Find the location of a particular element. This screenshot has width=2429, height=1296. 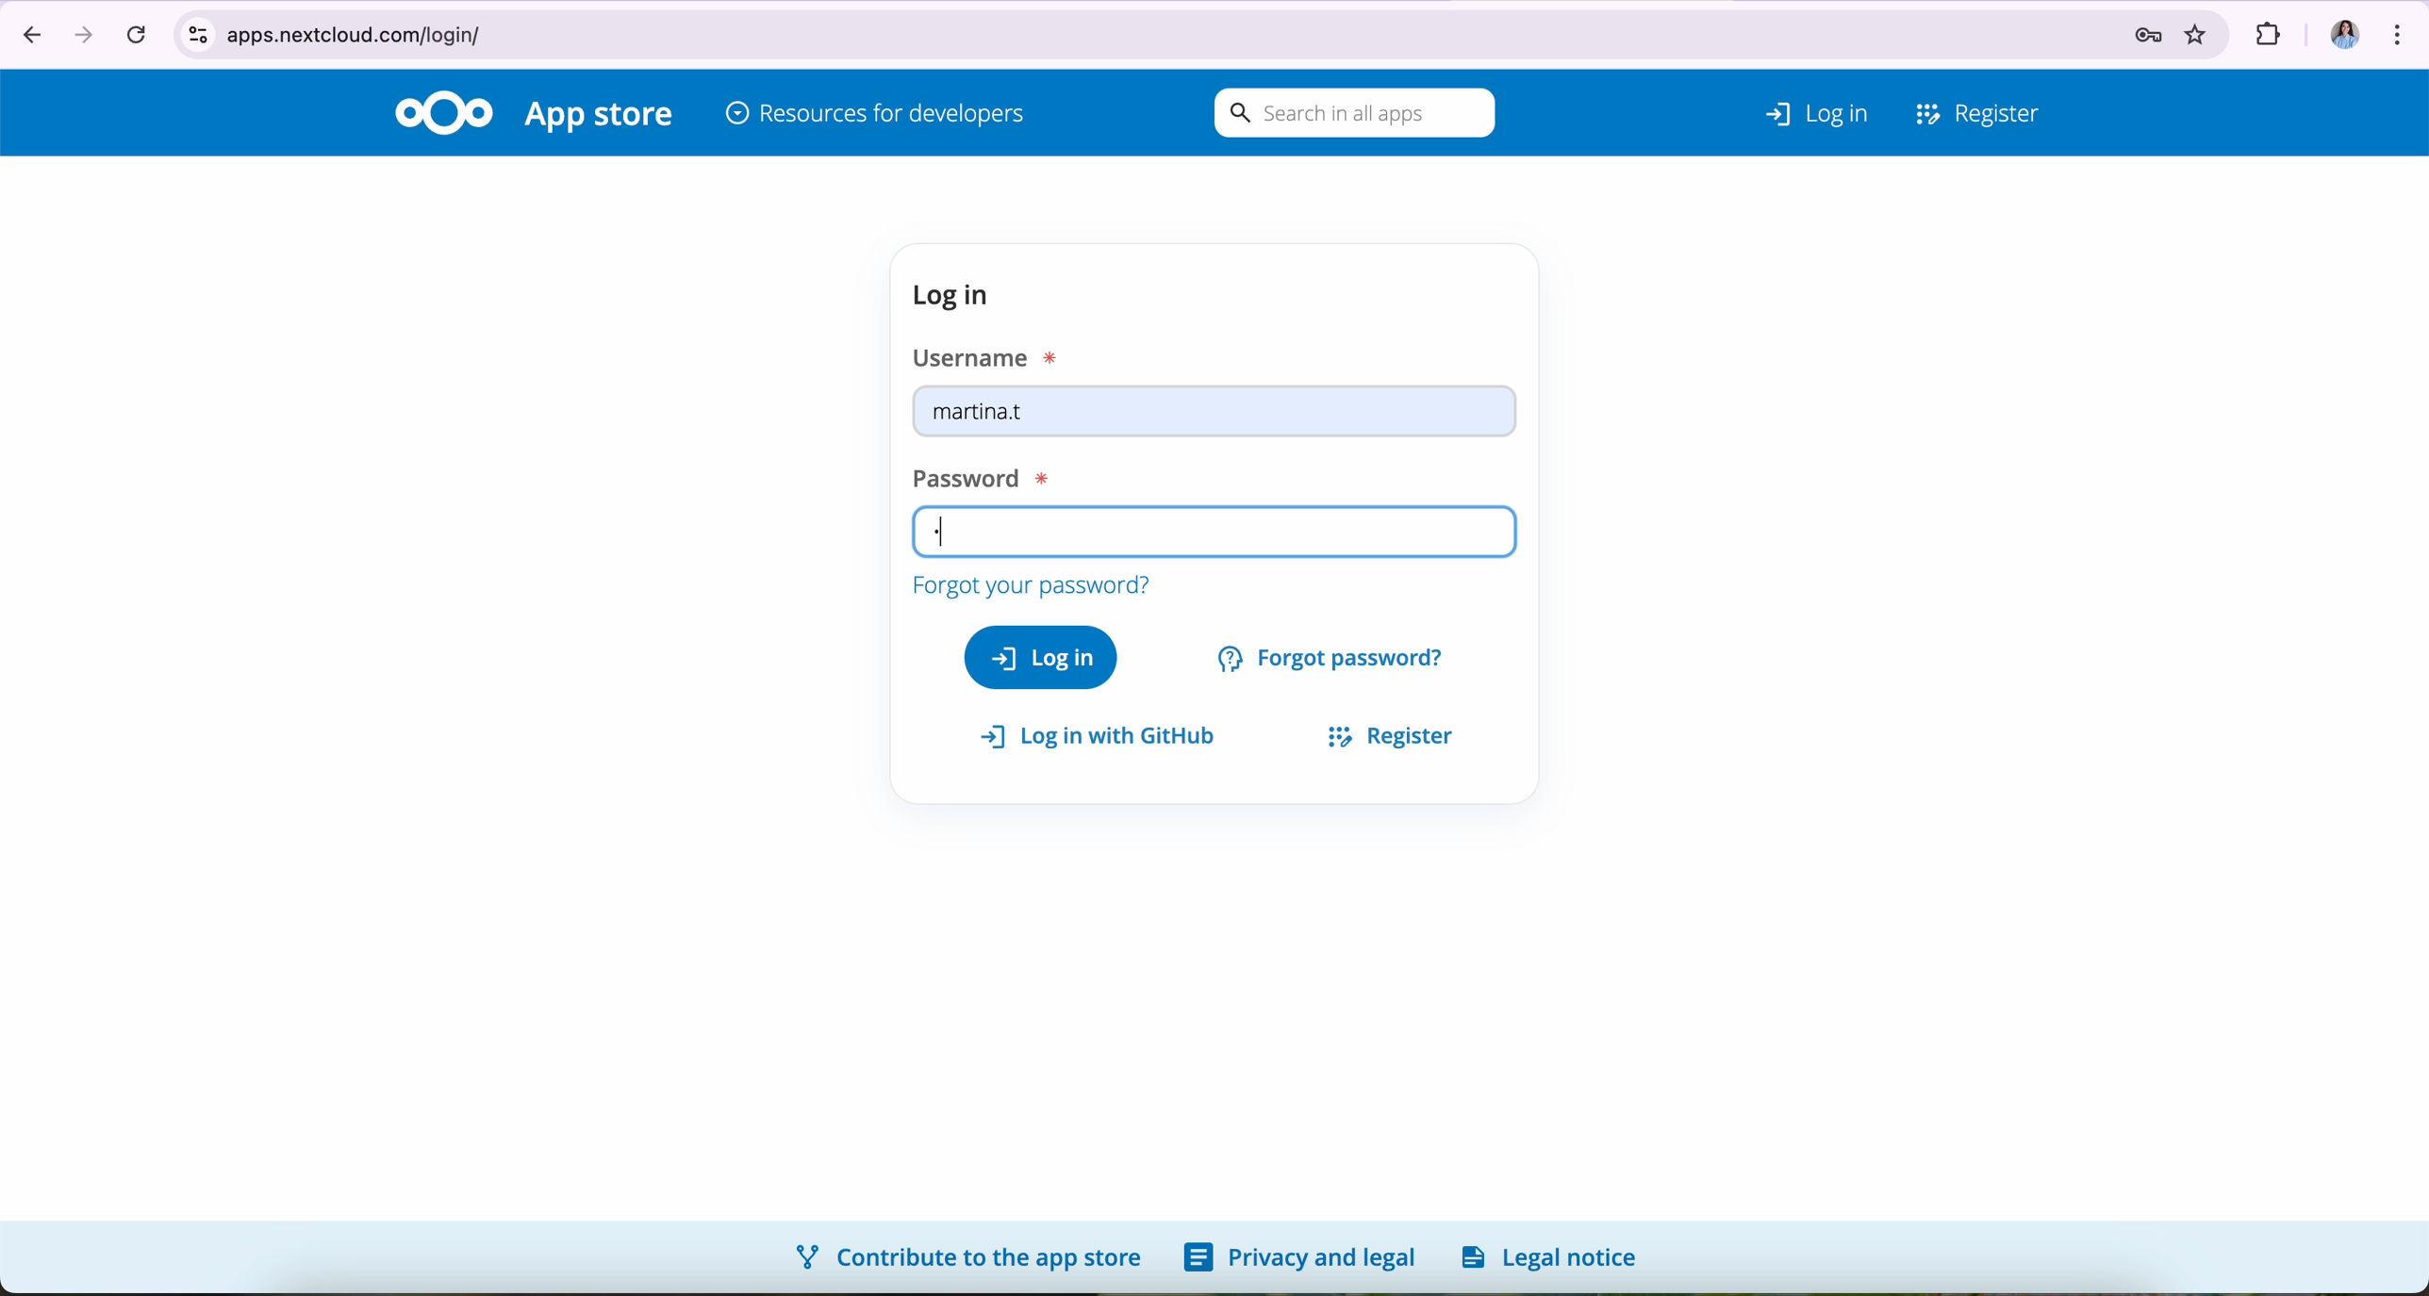

favorites is located at coordinates (2201, 29).